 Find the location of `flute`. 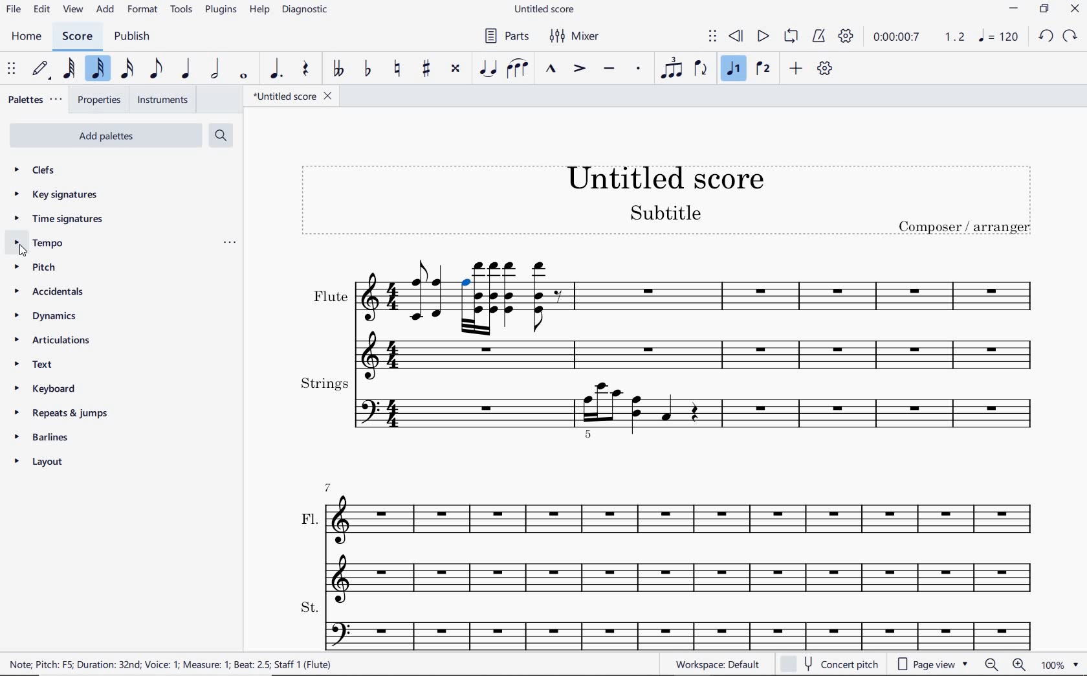

flute is located at coordinates (466, 332).